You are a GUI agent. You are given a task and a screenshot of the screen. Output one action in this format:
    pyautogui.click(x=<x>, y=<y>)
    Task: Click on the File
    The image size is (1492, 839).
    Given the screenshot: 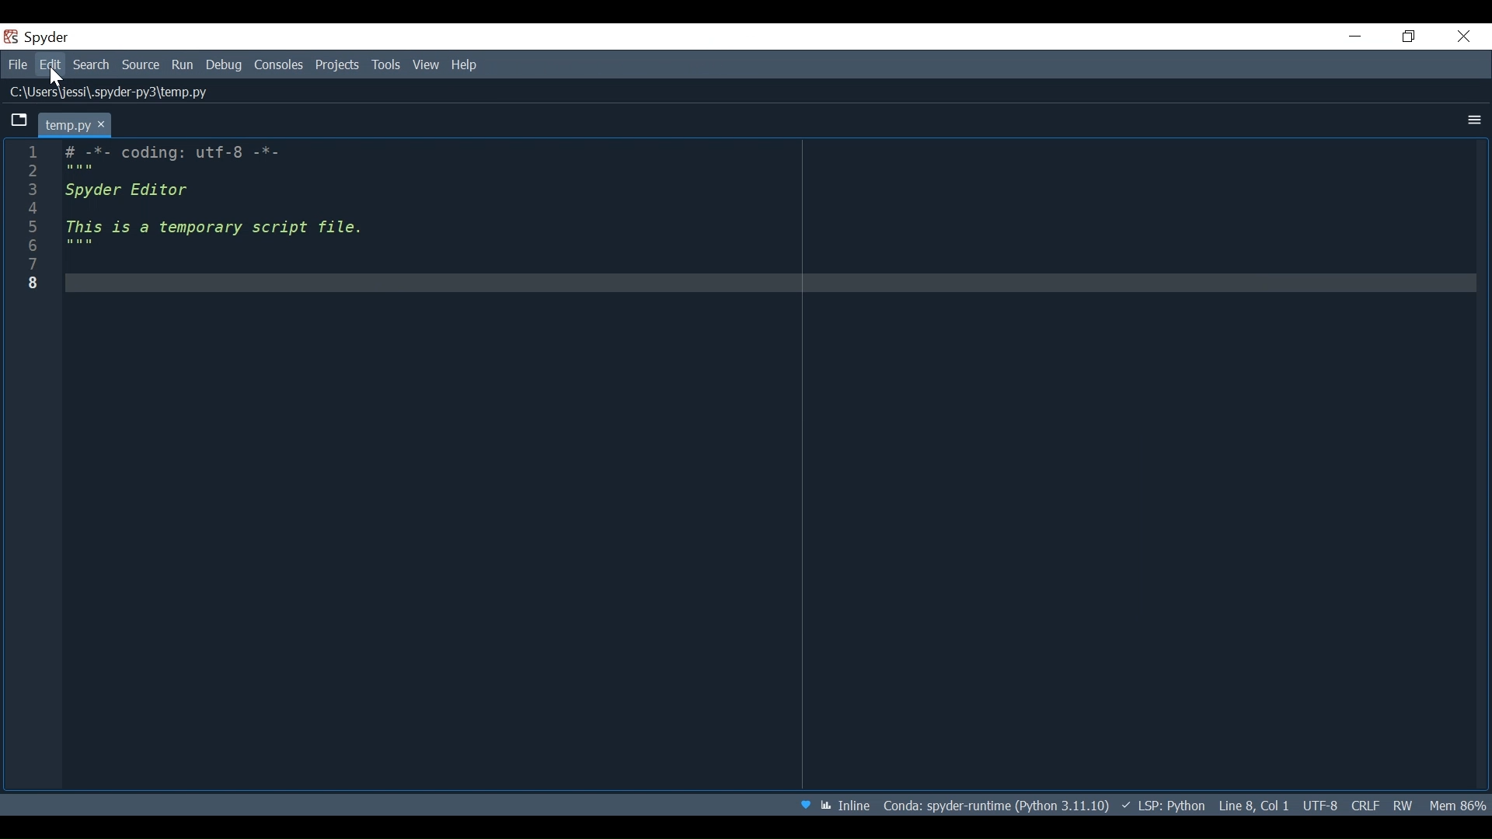 What is the action you would take?
    pyautogui.click(x=20, y=67)
    